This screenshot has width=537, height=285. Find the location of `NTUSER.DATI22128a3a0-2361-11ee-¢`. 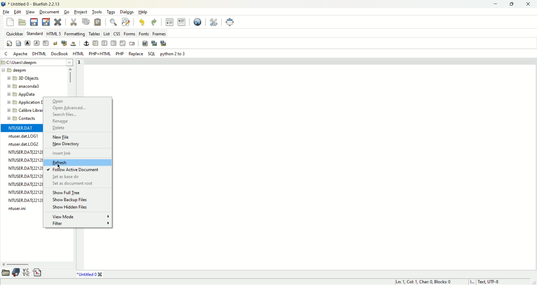

NTUSER.DATI22128a3a0-2361-11ee-¢ is located at coordinates (24, 184).